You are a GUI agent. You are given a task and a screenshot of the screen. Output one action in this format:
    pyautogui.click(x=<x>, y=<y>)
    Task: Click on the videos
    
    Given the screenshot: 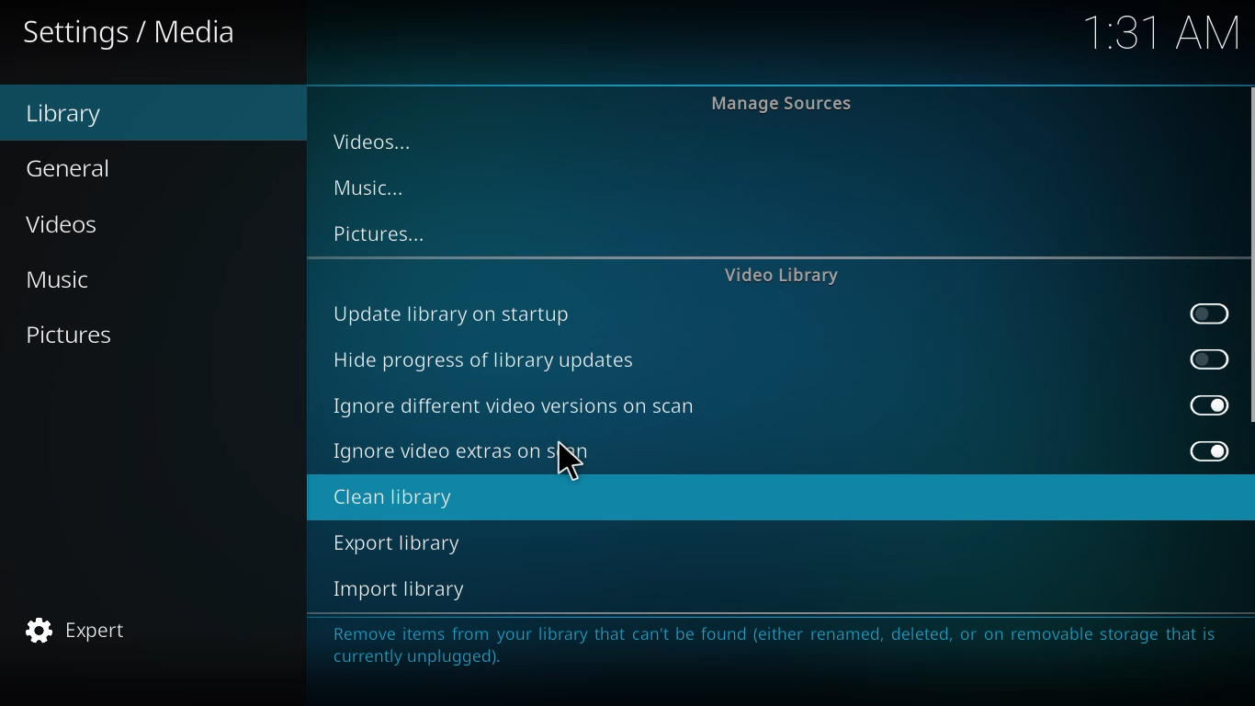 What is the action you would take?
    pyautogui.click(x=376, y=142)
    